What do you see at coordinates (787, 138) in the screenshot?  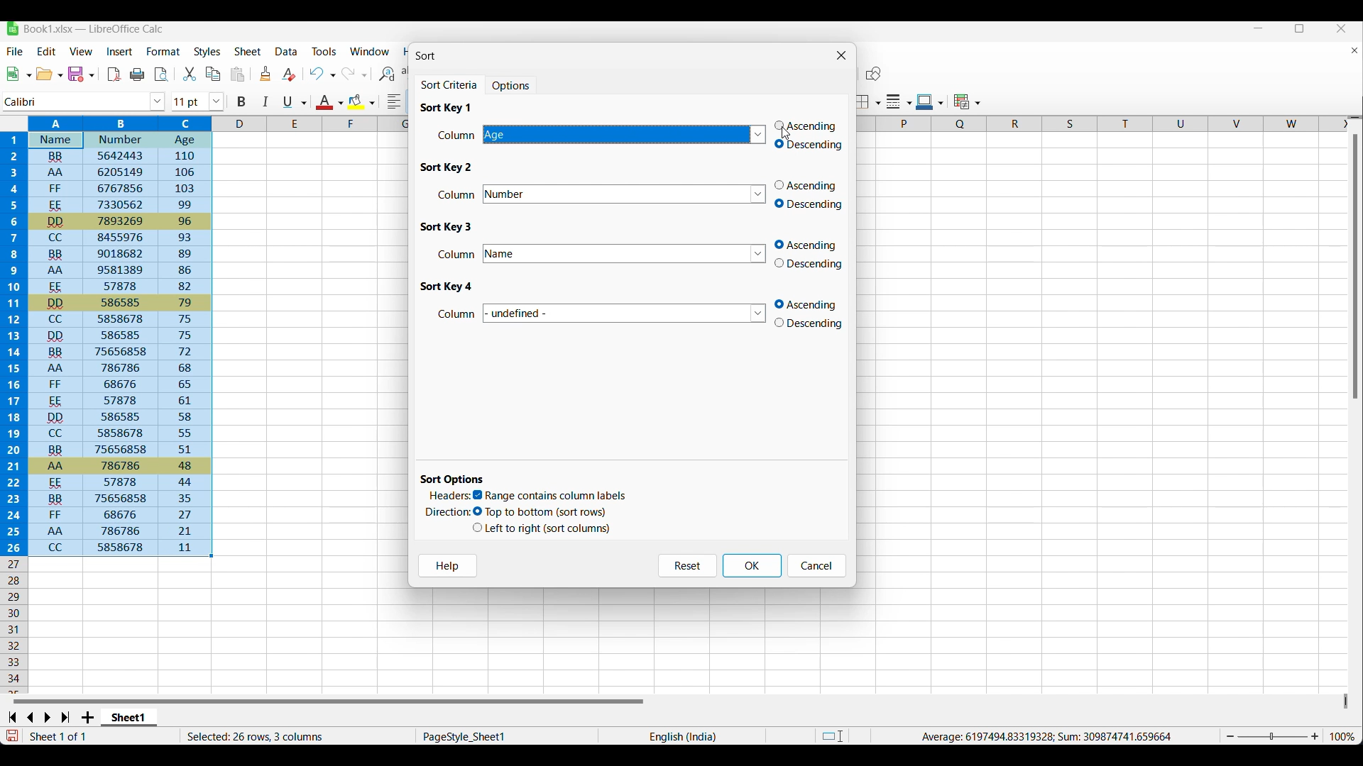 I see `cursor` at bounding box center [787, 138].